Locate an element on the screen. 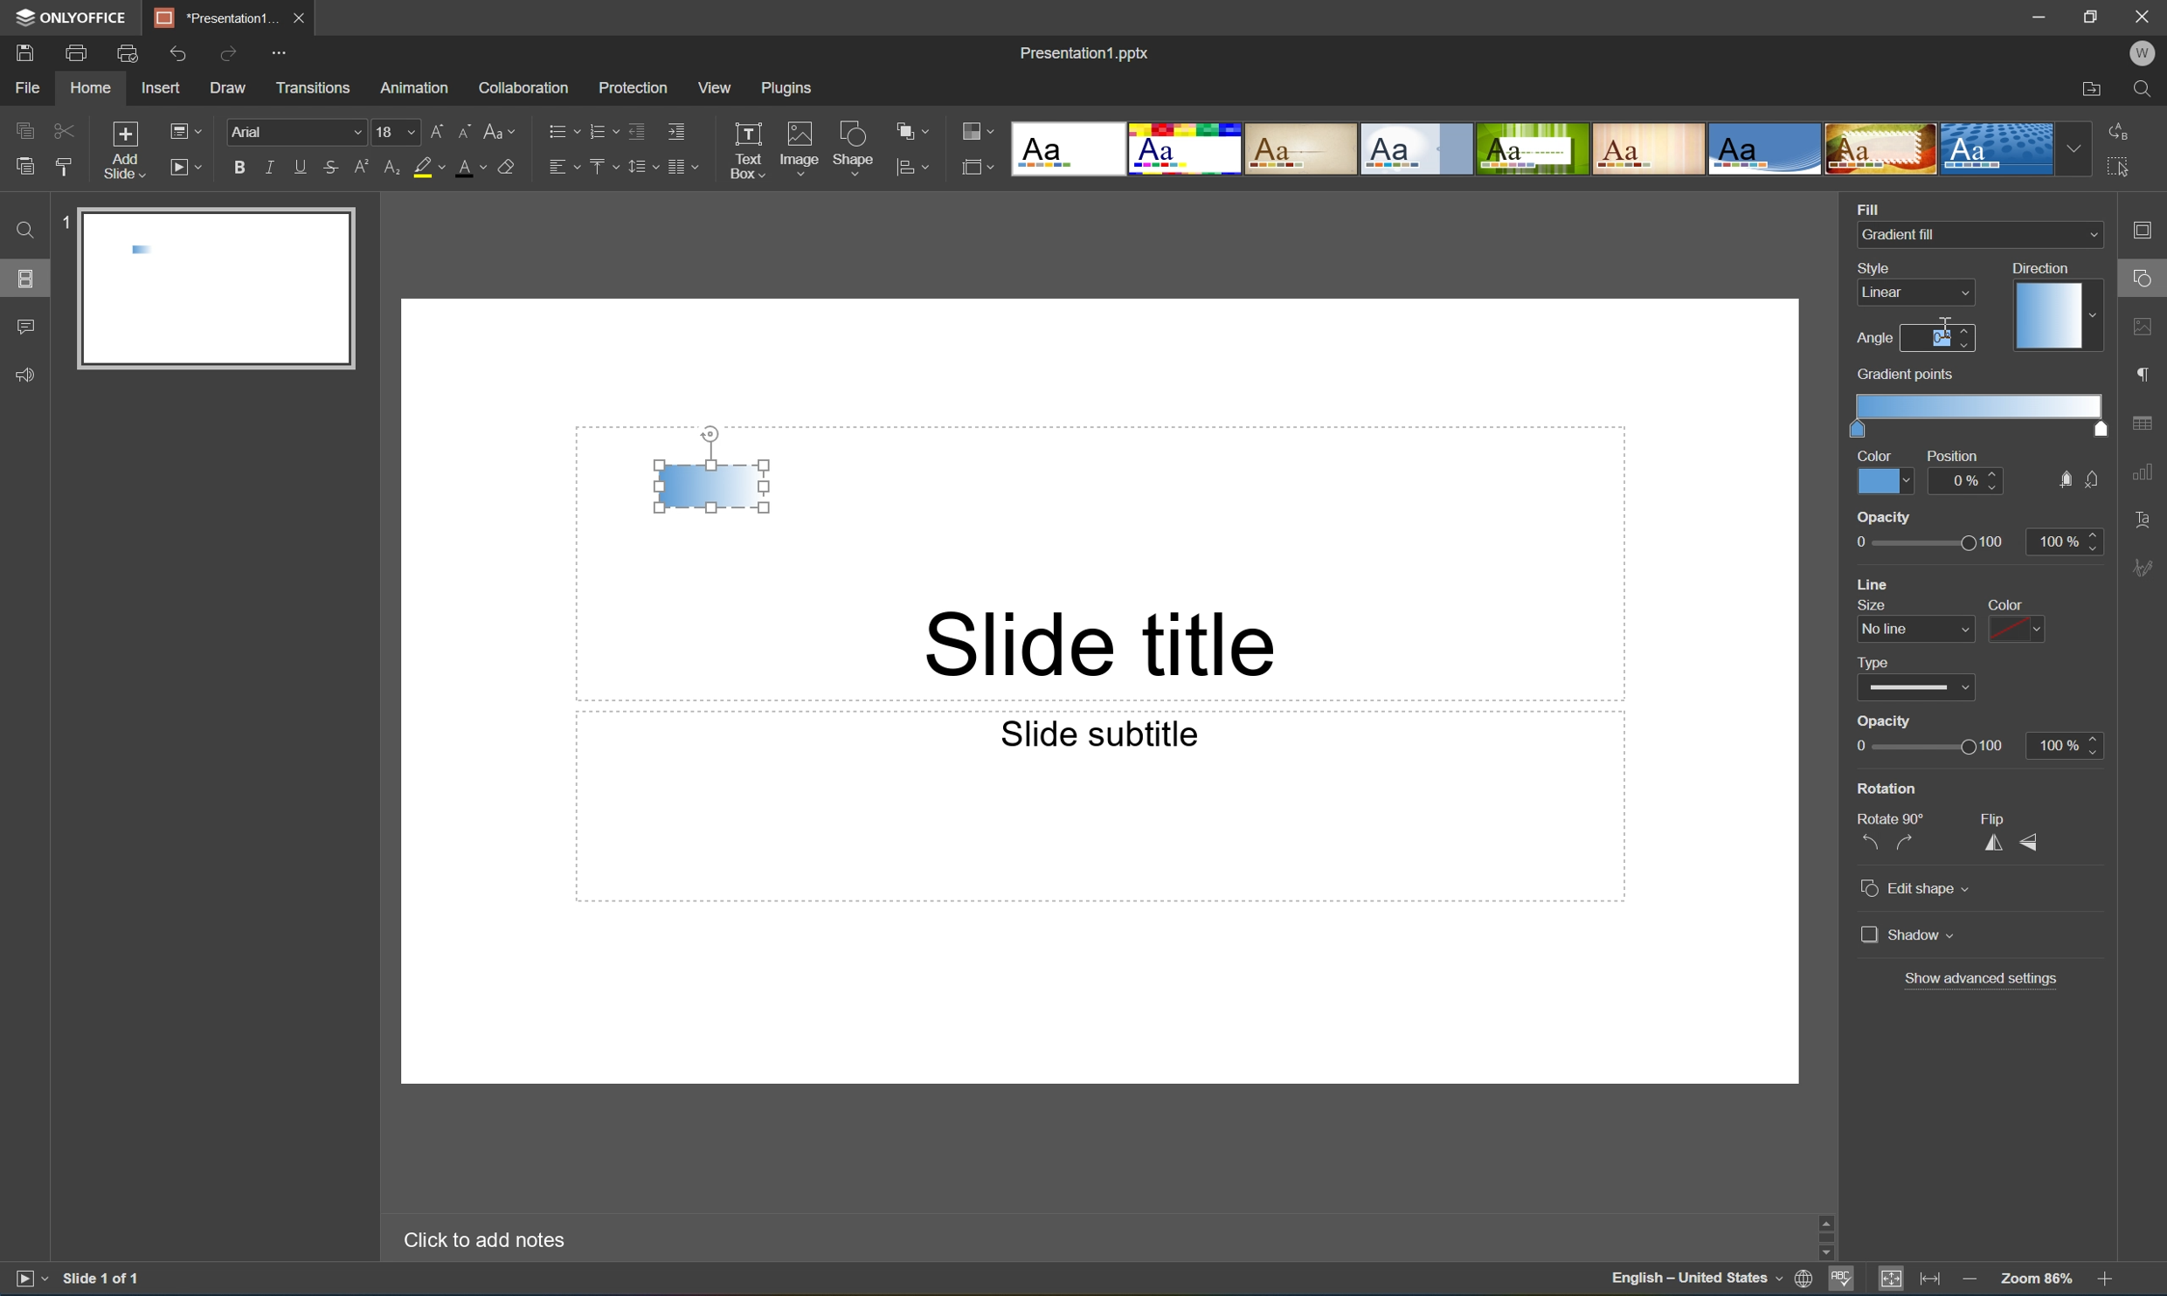 The height and width of the screenshot is (1296, 2167). Text Box is located at coordinates (746, 150).